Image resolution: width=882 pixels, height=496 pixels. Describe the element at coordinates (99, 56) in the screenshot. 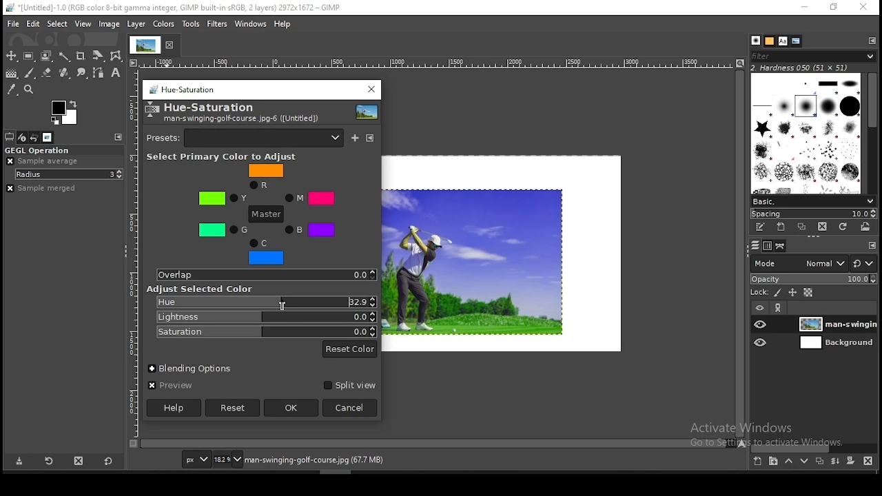

I see `crop tool` at that location.